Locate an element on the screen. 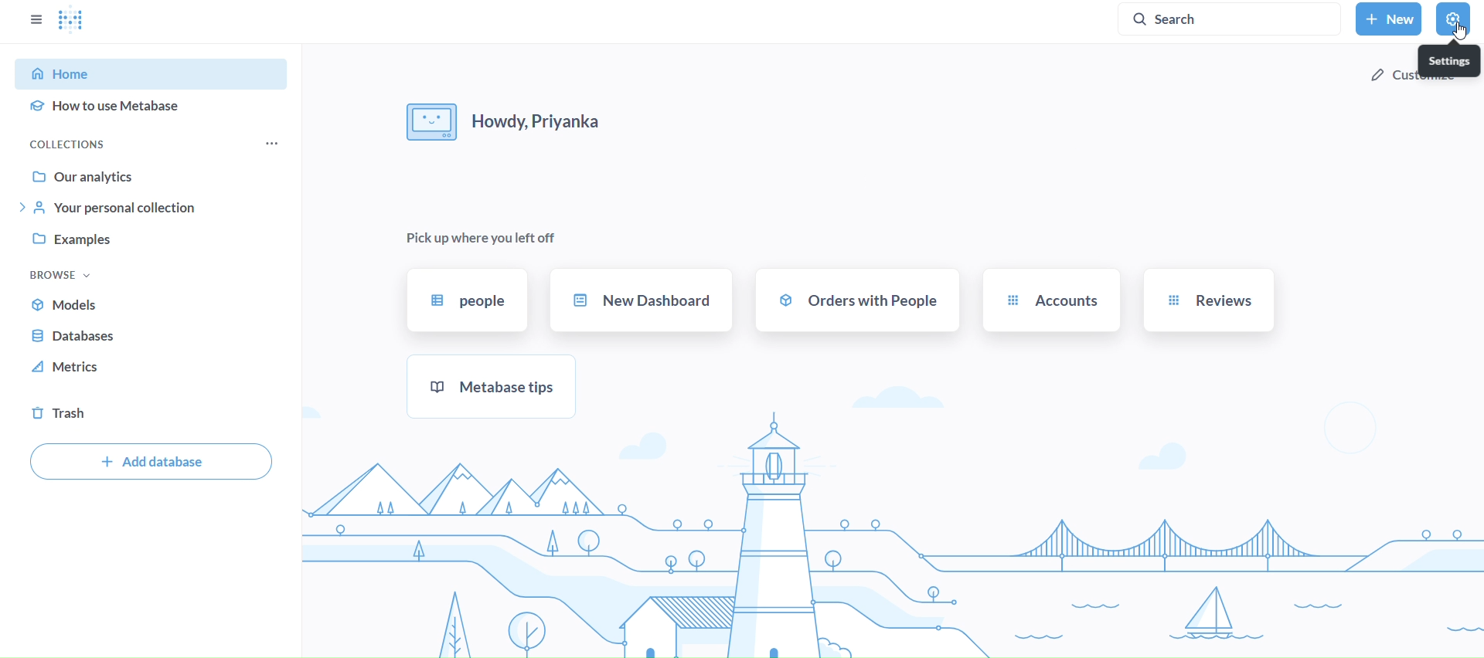 Image resolution: width=1484 pixels, height=658 pixels. settings is located at coordinates (1452, 62).